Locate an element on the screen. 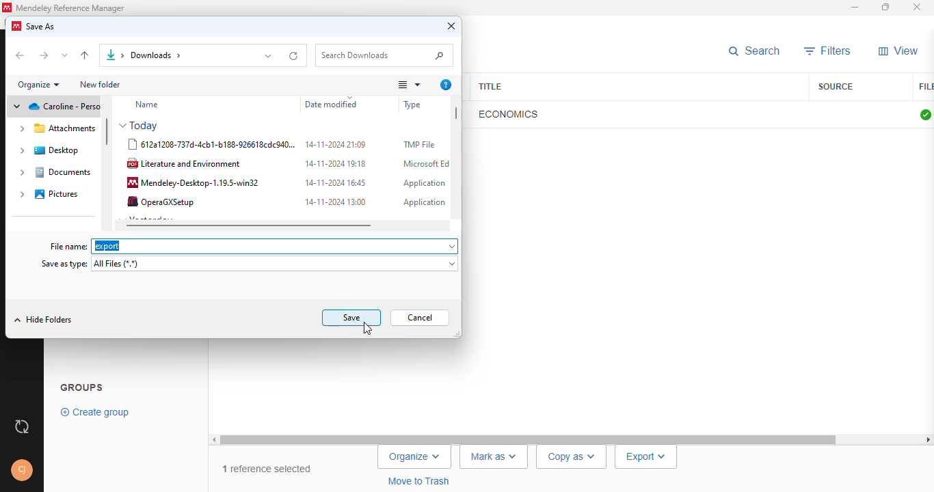 This screenshot has width=934, height=492. vertical scroll bar is located at coordinates (457, 114).